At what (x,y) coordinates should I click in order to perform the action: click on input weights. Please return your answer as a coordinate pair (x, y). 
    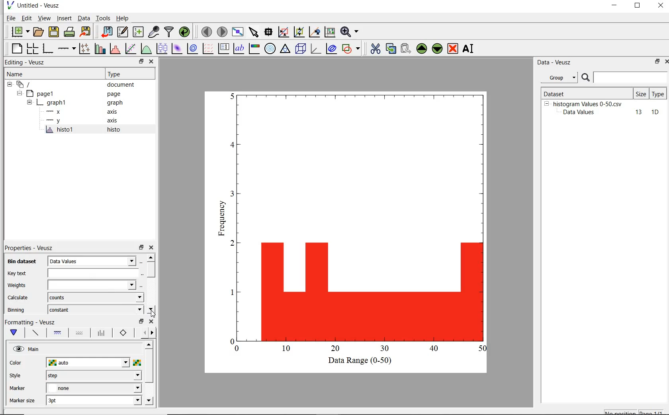
    Looking at the image, I should click on (90, 285).